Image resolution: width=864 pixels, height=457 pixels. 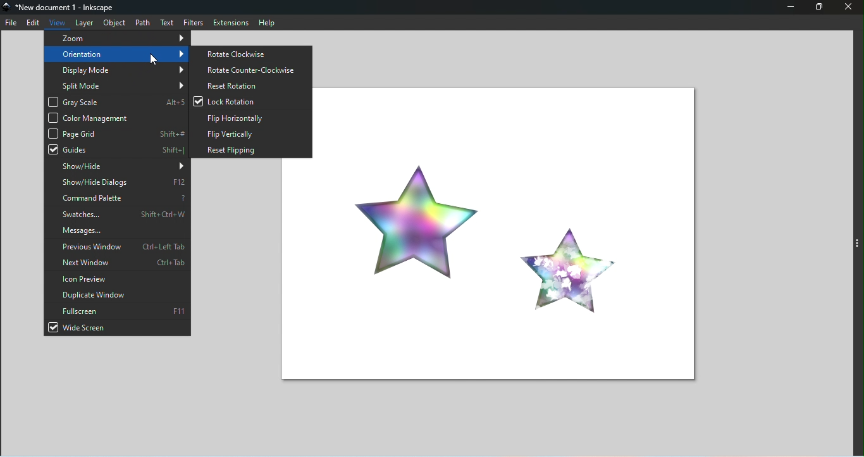 What do you see at coordinates (512, 232) in the screenshot?
I see `Canvas` at bounding box center [512, 232].